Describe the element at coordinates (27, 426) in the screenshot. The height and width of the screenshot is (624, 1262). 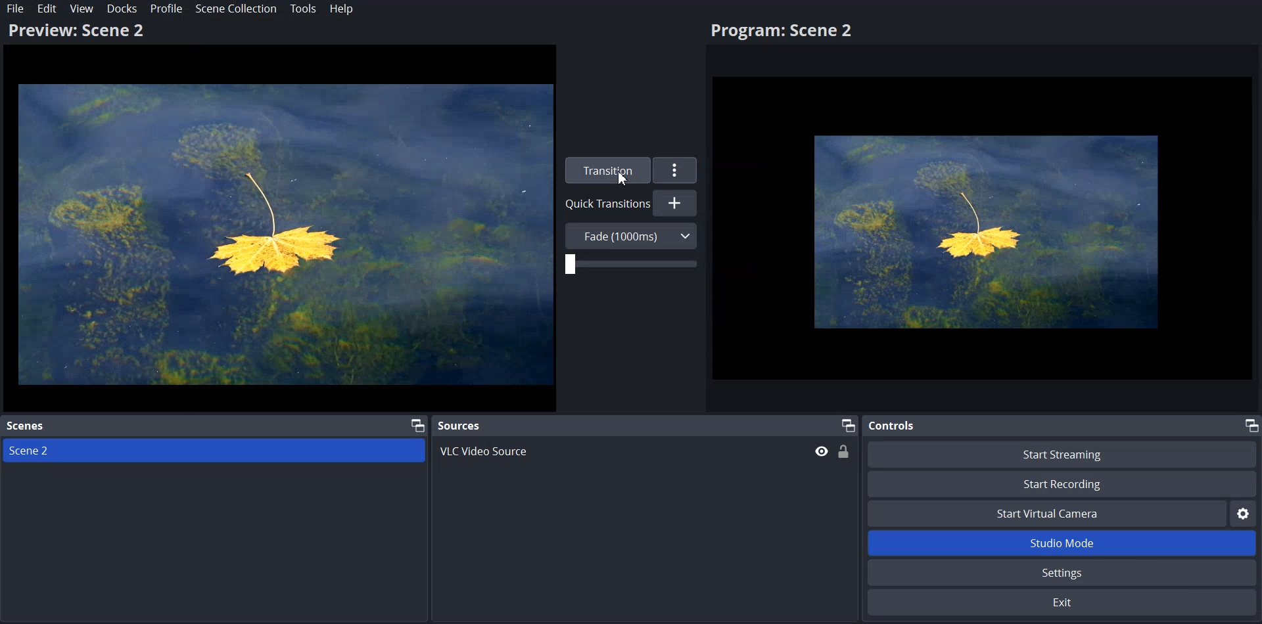
I see `Scenes` at that location.